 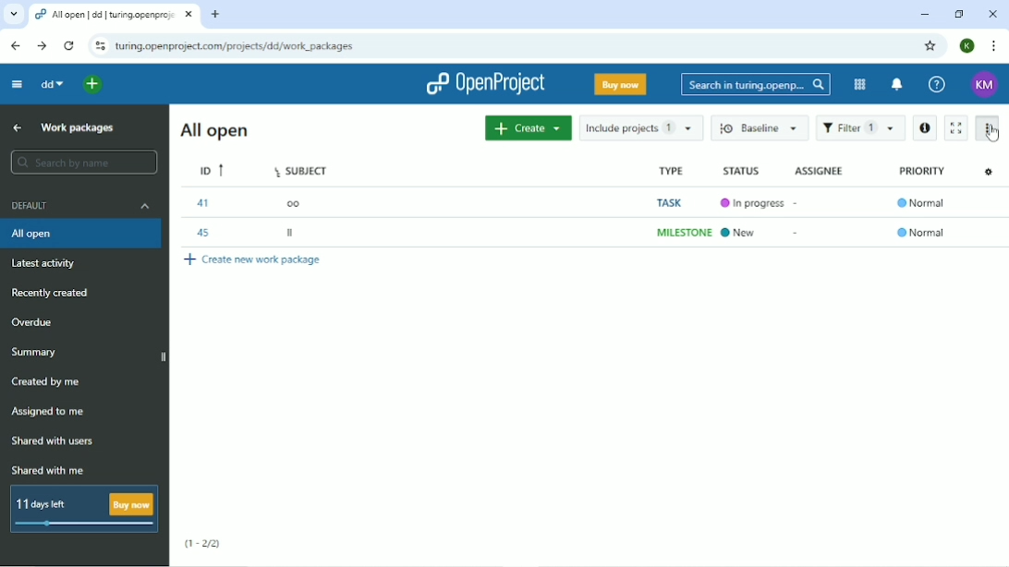 I want to click on cursor, so click(x=991, y=135).